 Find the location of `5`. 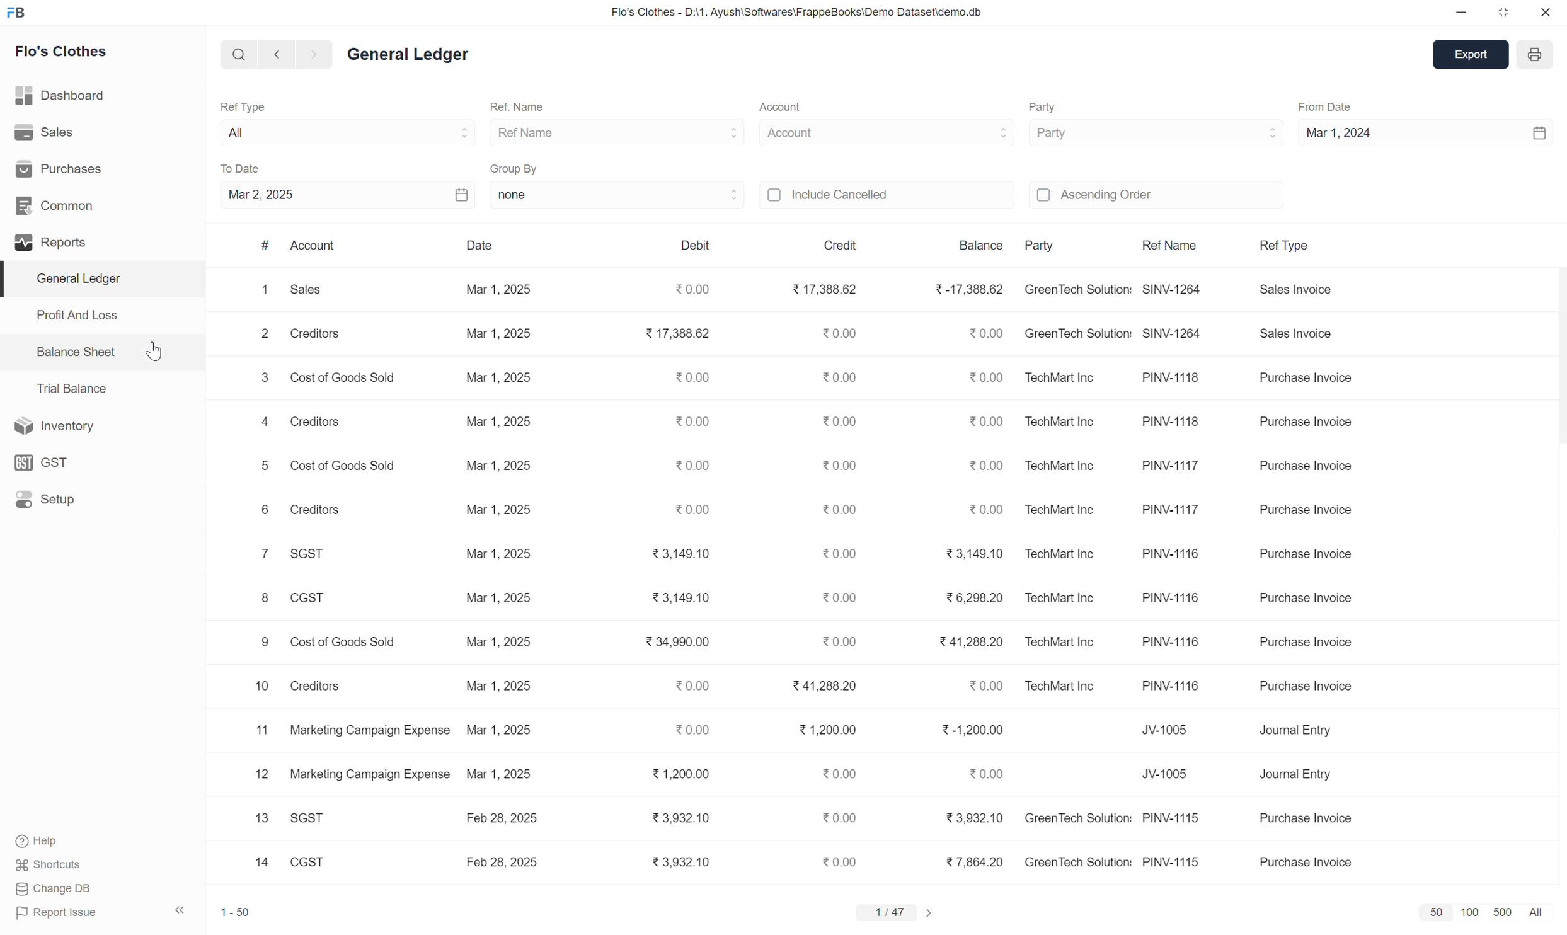

5 is located at coordinates (262, 467).